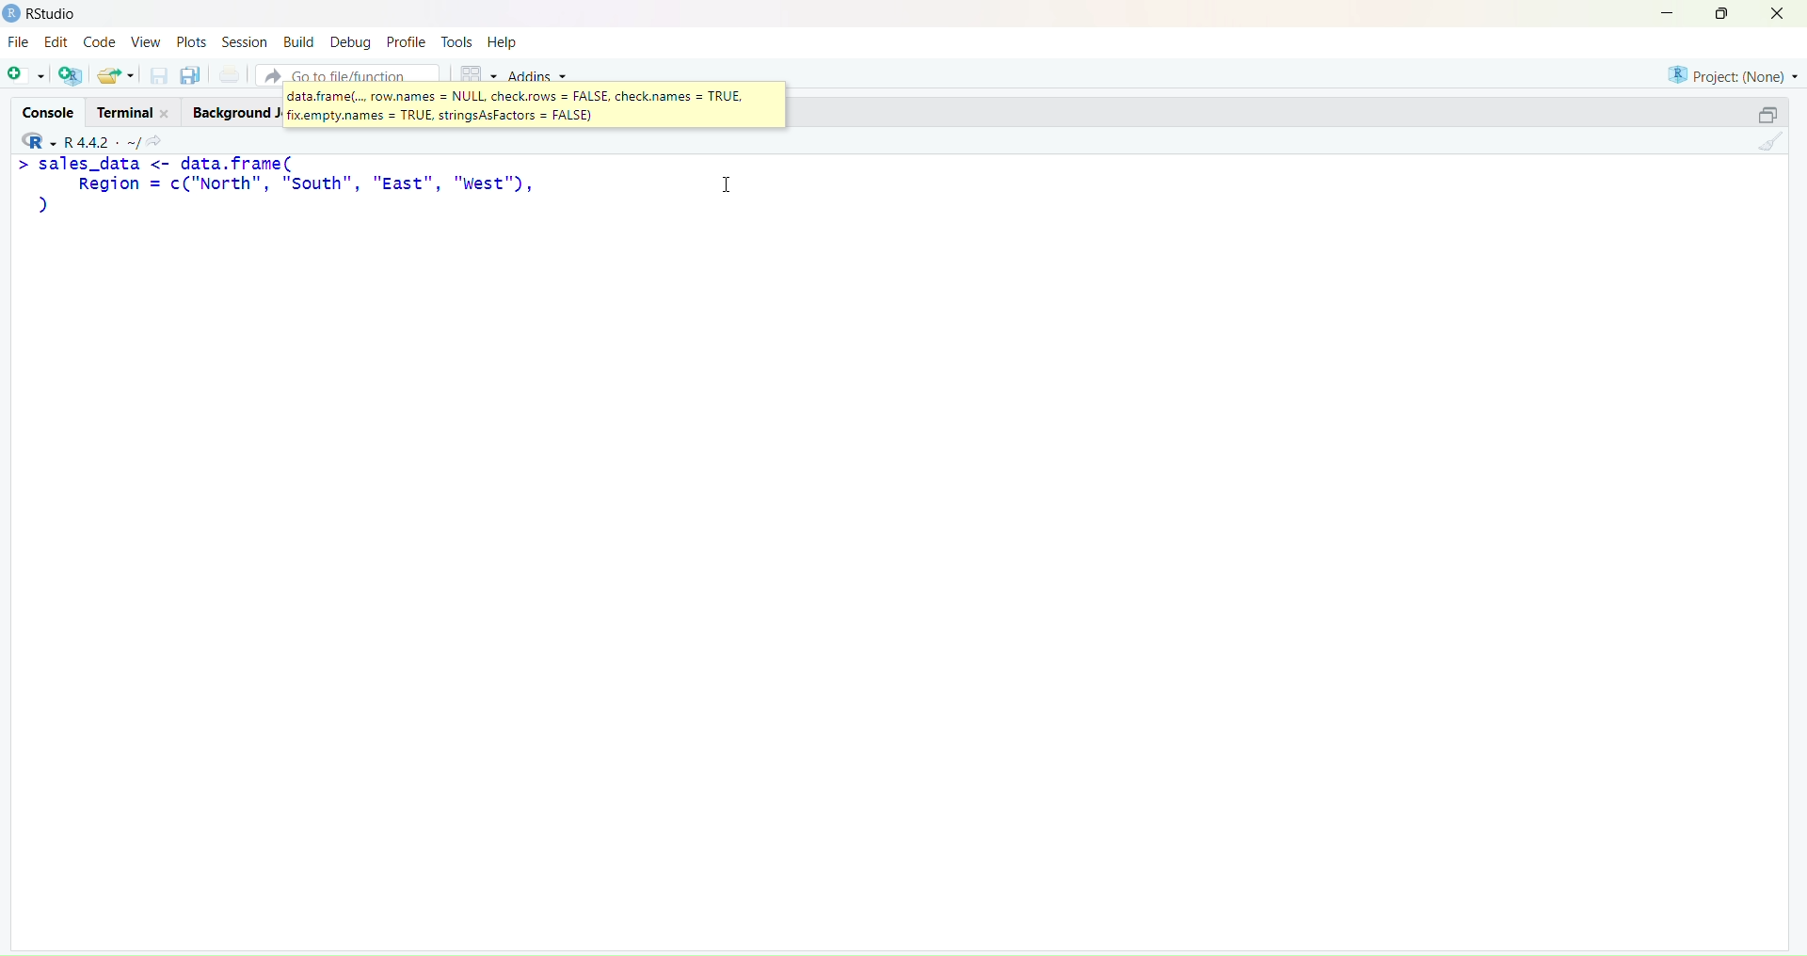  Describe the element at coordinates (472, 72) in the screenshot. I see `grid view` at that location.